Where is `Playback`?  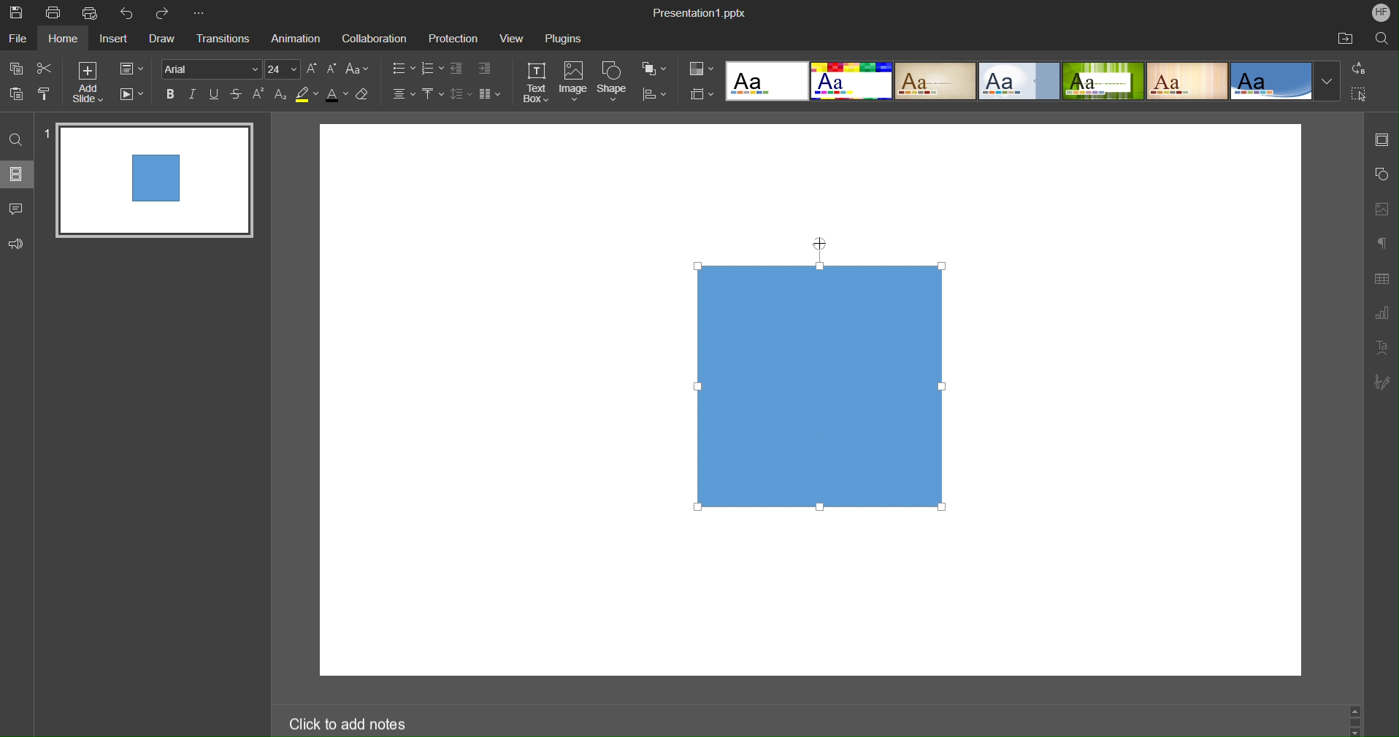
Playback is located at coordinates (132, 95).